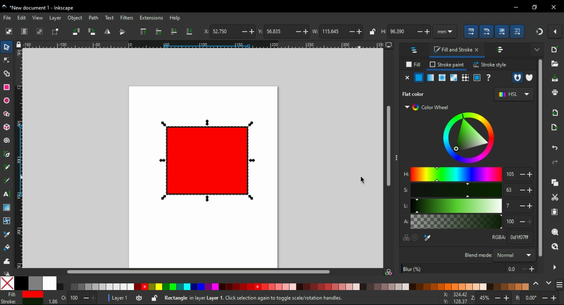 Image resolution: width=564 pixels, height=305 pixels. Describe the element at coordinates (497, 237) in the screenshot. I see `RGBA code` at that location.